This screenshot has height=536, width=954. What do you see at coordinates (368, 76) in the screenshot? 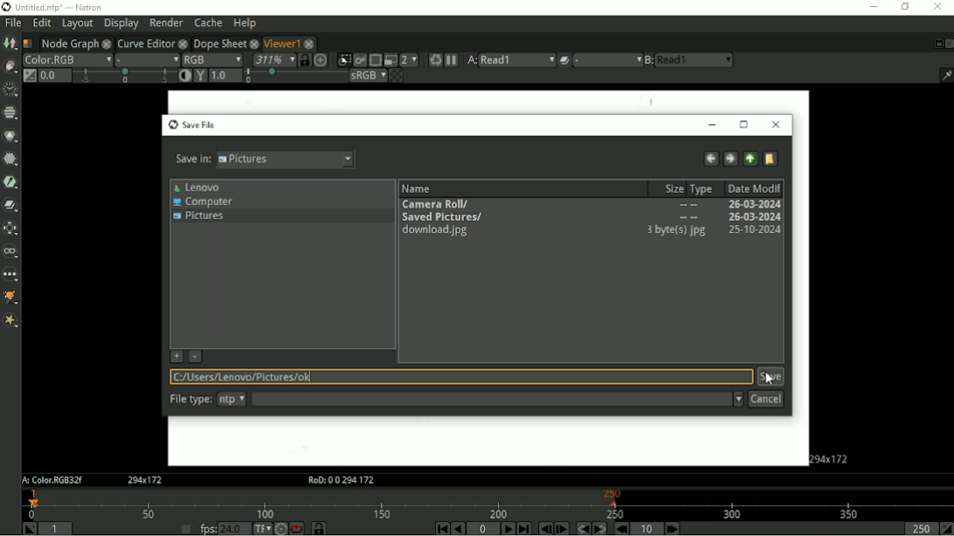
I see `Viewer color process` at bounding box center [368, 76].